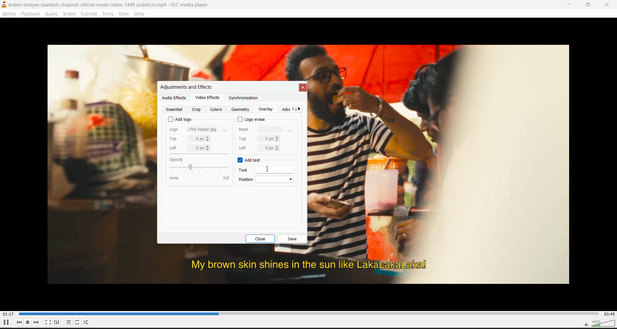  Describe the element at coordinates (53, 14) in the screenshot. I see `audio` at that location.